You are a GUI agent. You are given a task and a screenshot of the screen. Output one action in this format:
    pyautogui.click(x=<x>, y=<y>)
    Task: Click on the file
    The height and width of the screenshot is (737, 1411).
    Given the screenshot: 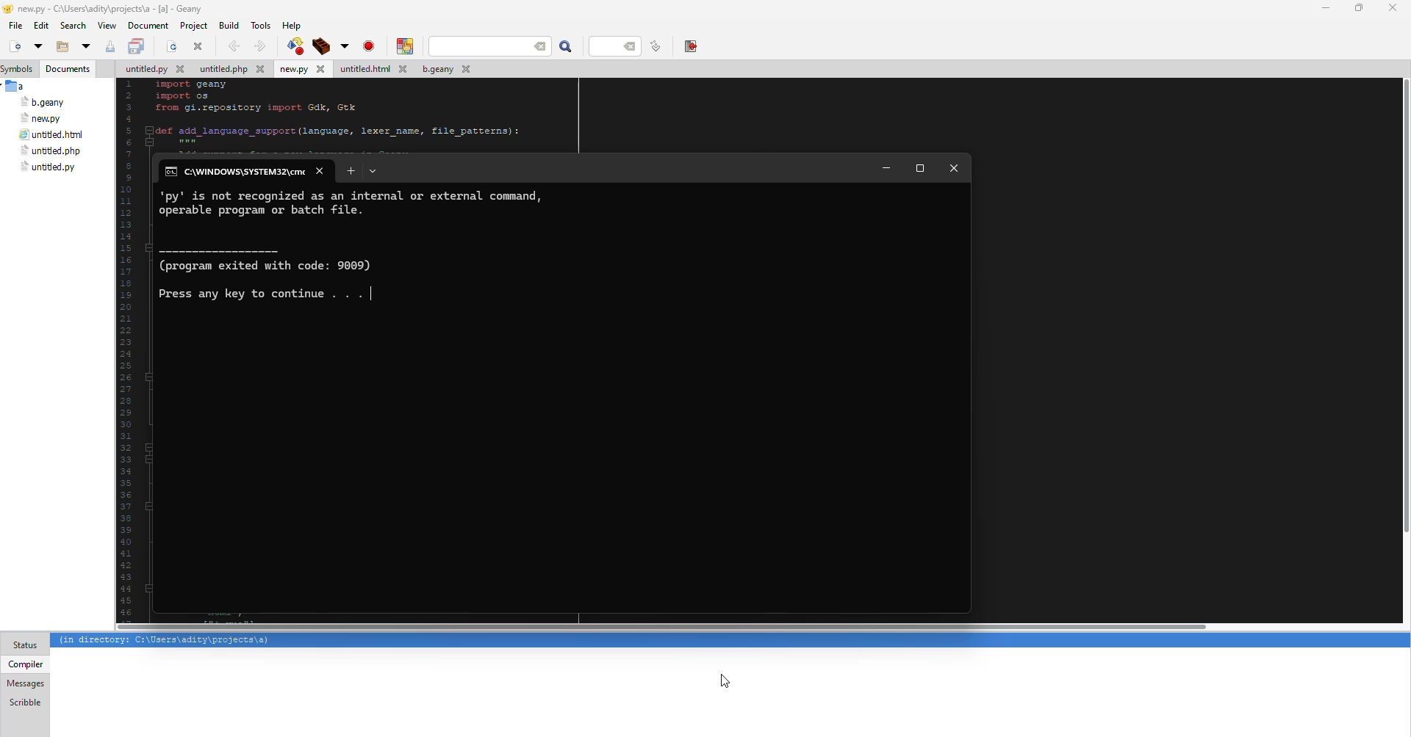 What is the action you would take?
    pyautogui.click(x=301, y=69)
    